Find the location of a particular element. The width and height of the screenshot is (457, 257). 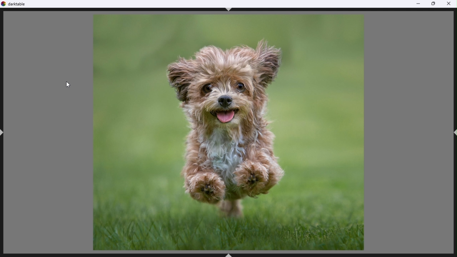

Selected image is located at coordinates (230, 132).